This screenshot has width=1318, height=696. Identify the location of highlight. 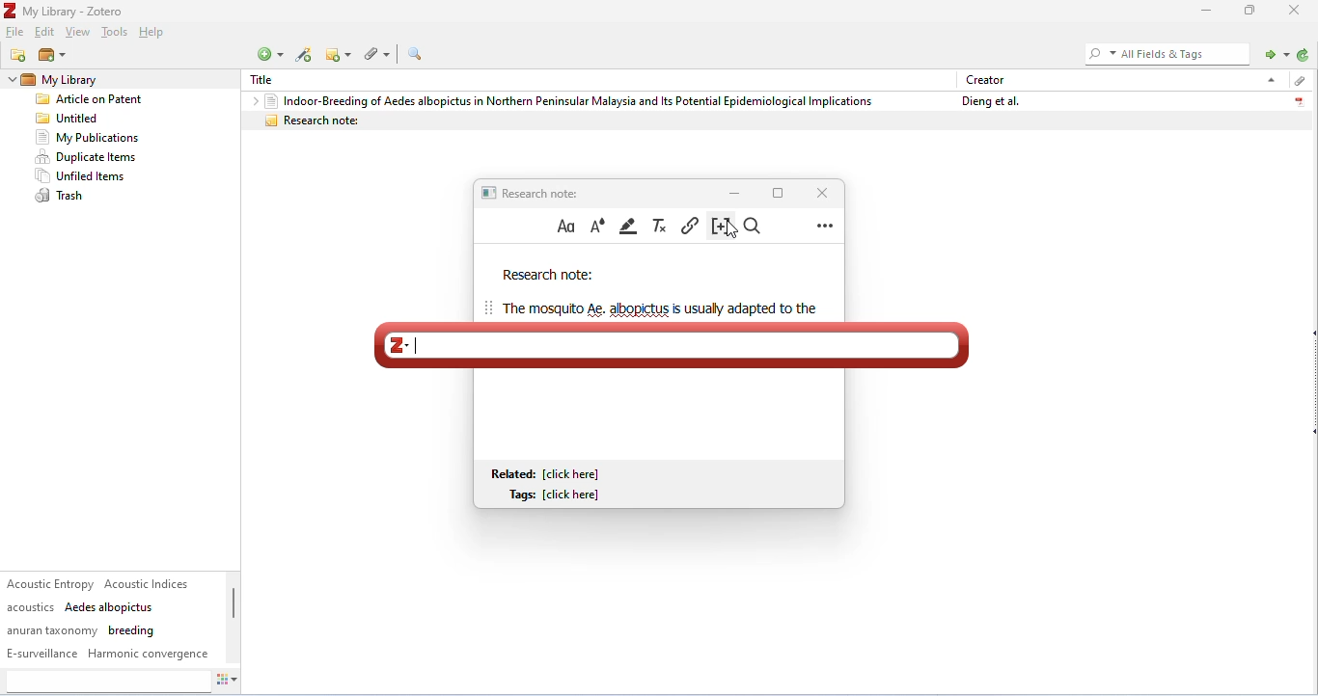
(630, 226).